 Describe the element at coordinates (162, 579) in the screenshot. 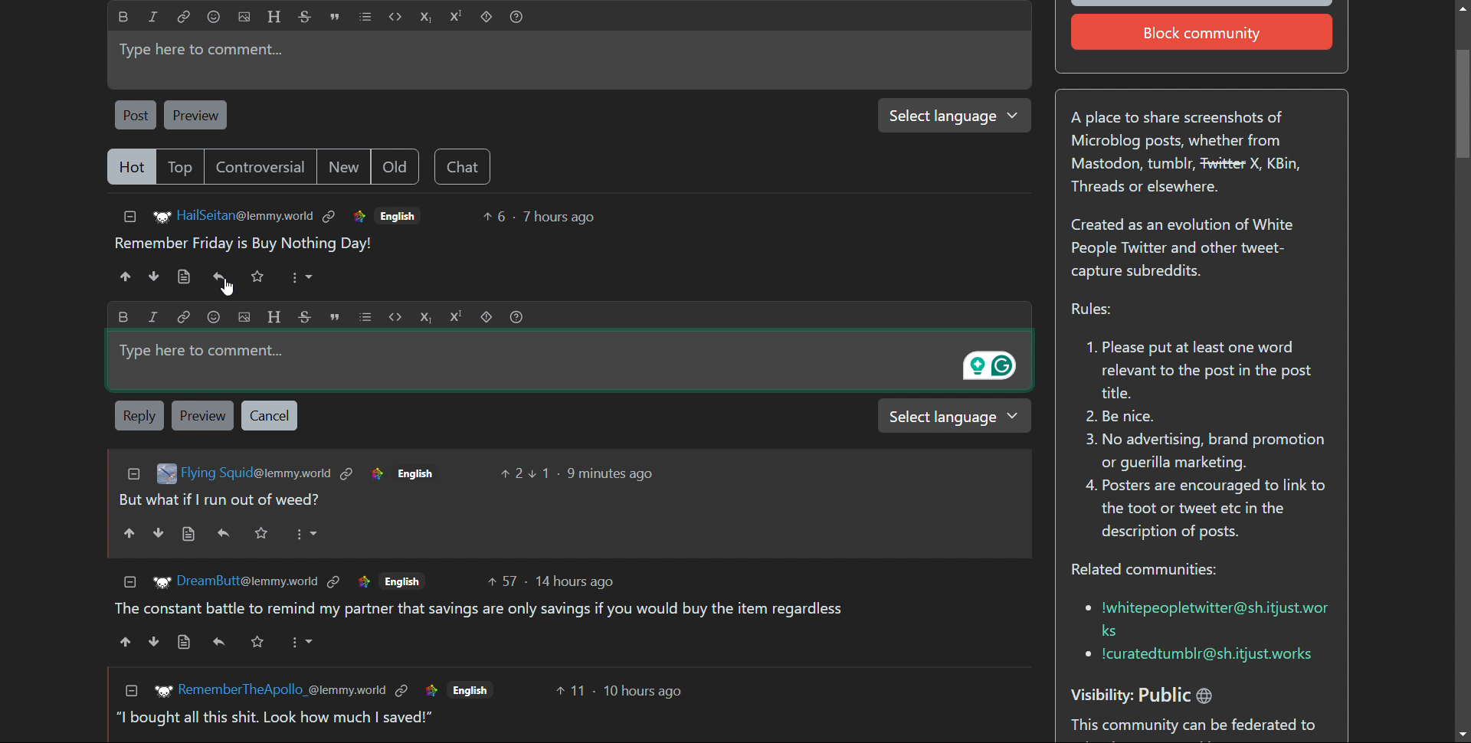

I see `image` at that location.